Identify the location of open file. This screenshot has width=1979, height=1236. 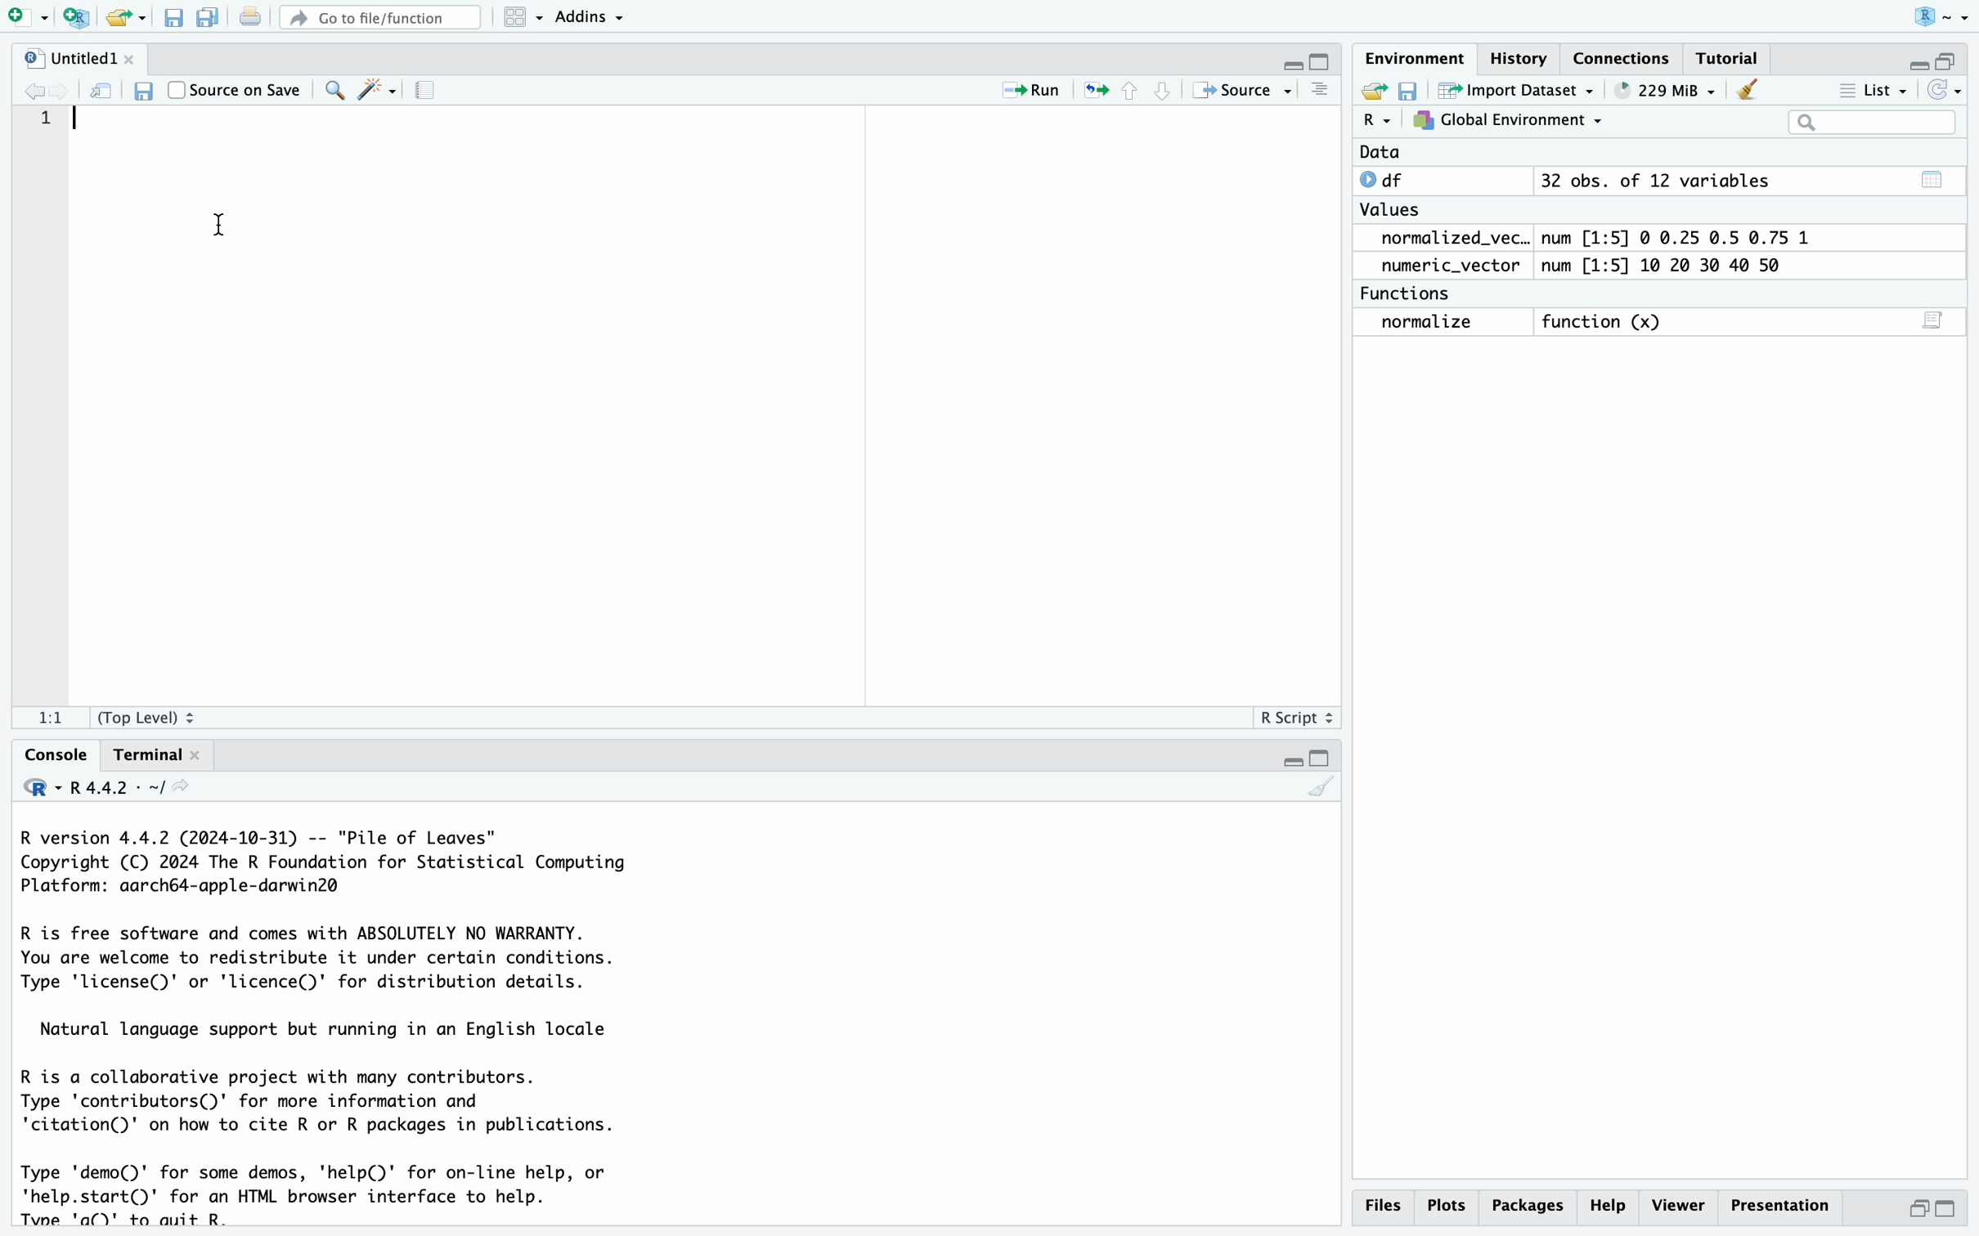
(1376, 92).